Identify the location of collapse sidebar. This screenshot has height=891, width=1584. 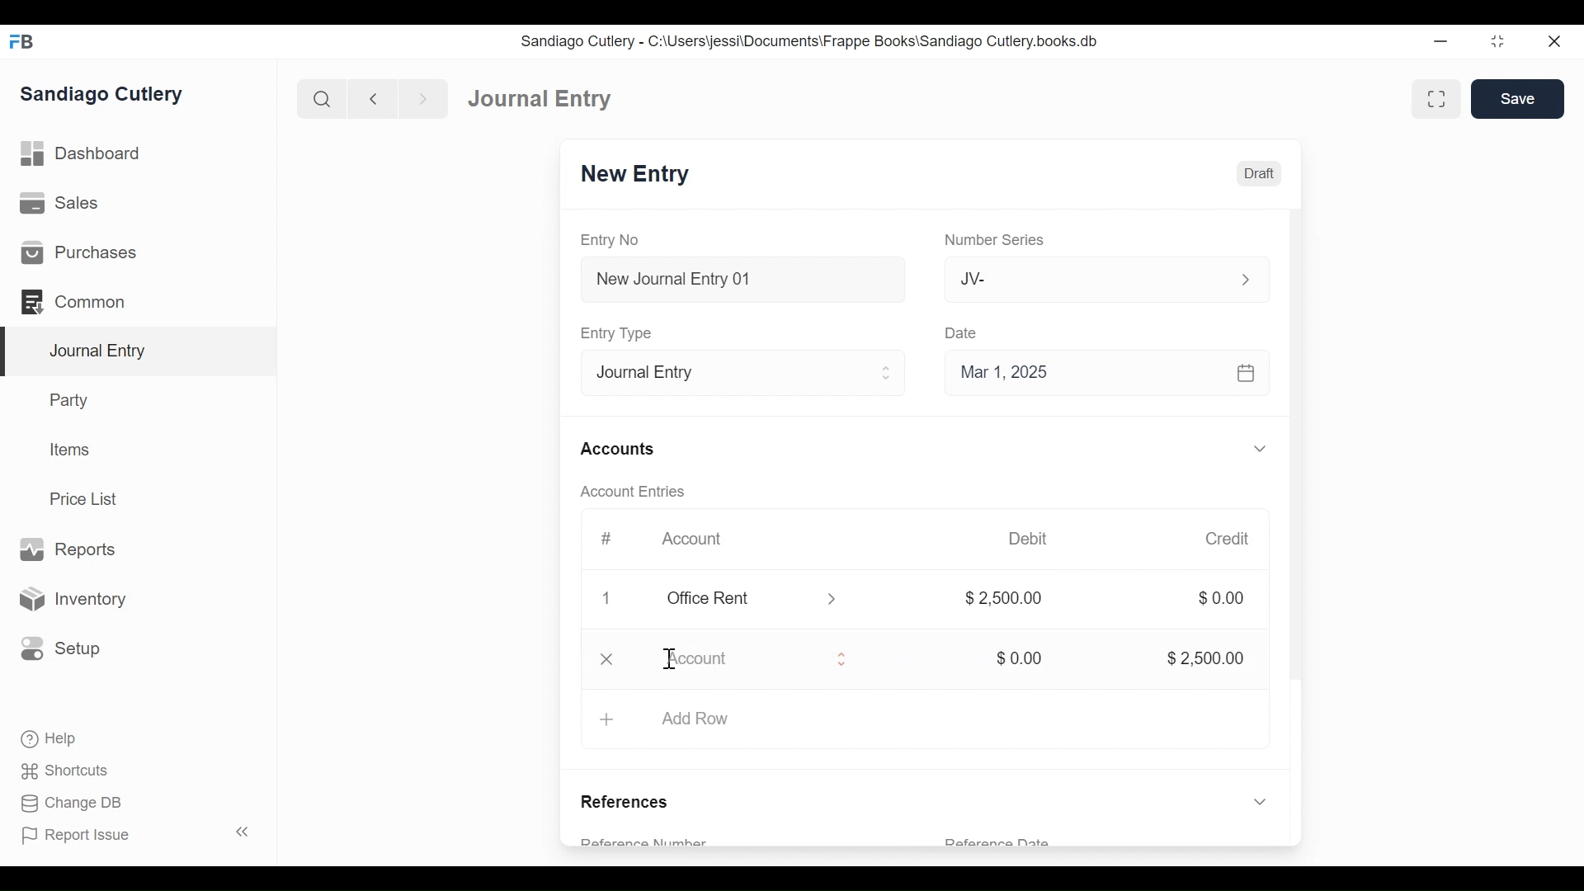
(239, 832).